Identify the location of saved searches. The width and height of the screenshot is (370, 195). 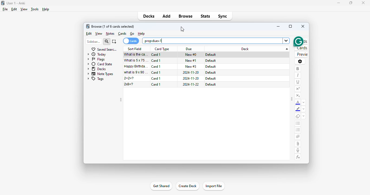
(104, 50).